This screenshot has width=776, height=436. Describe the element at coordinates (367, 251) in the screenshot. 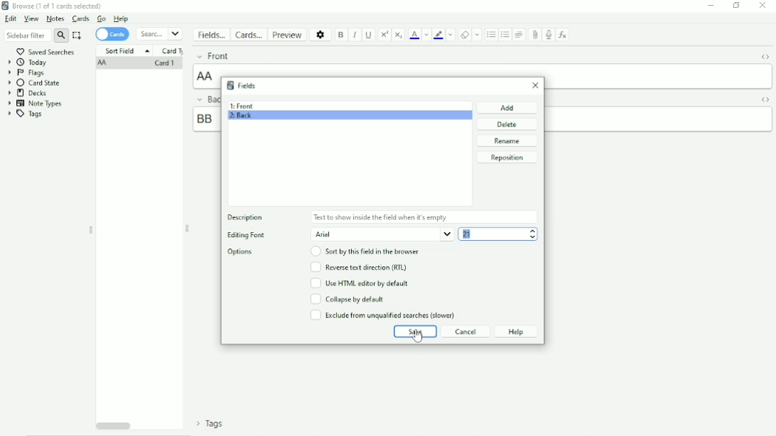

I see `Sort by this field in the browser` at that location.